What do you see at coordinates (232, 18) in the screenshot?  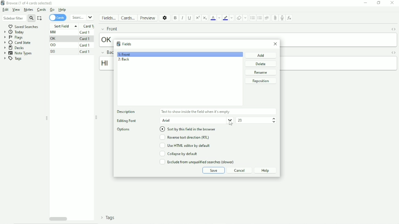 I see `Change color` at bounding box center [232, 18].